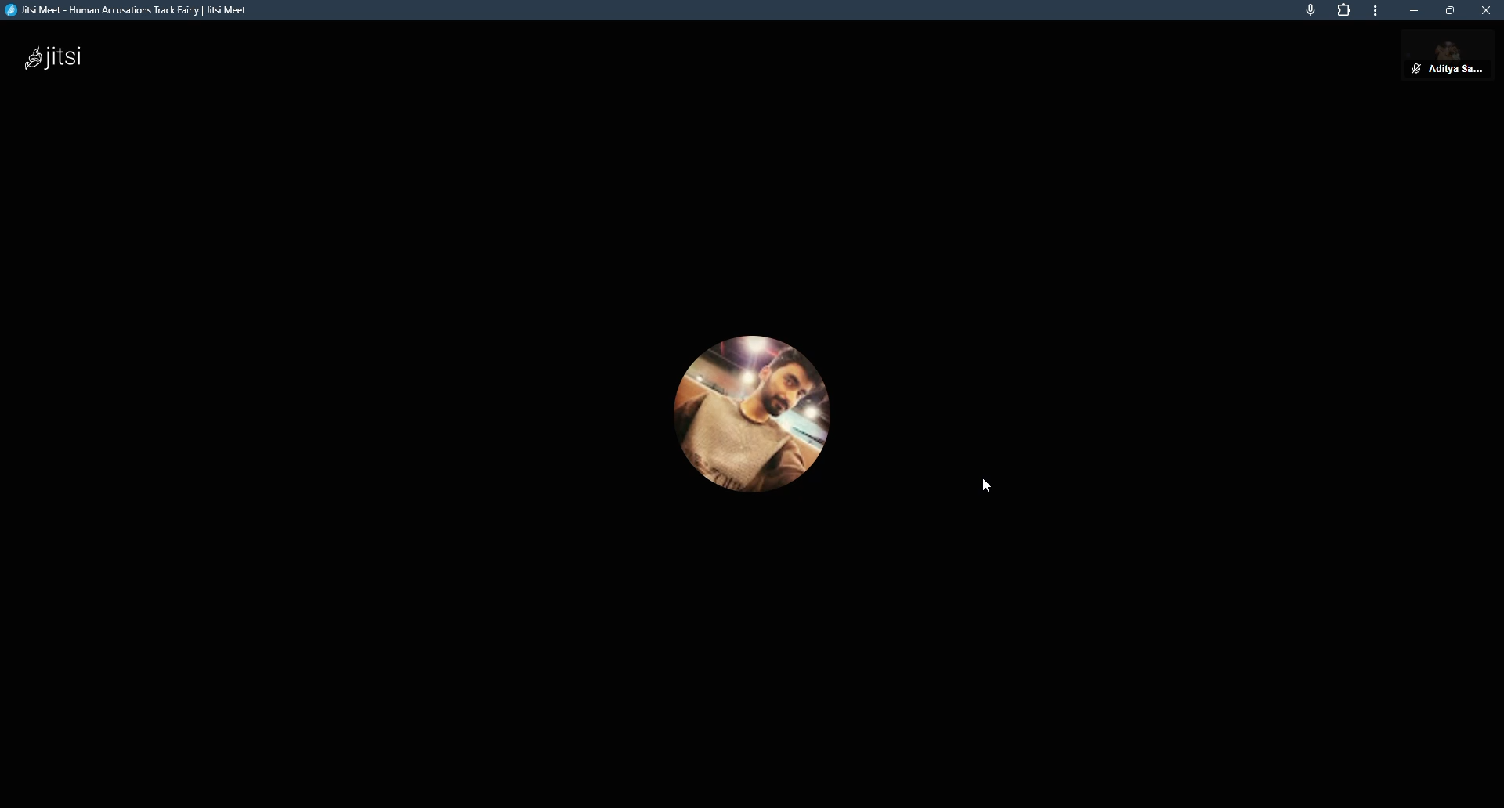 This screenshot has width=1504, height=808. Describe the element at coordinates (1380, 12) in the screenshot. I see `more` at that location.